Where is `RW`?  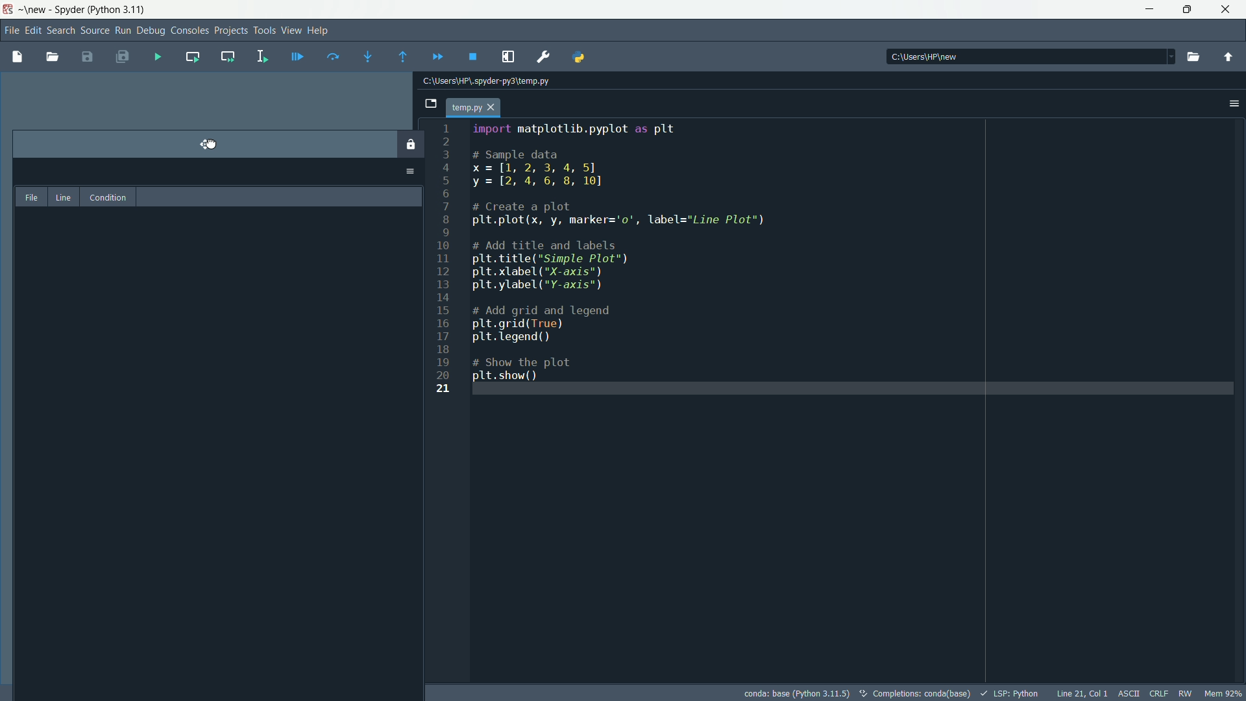 RW is located at coordinates (1188, 693).